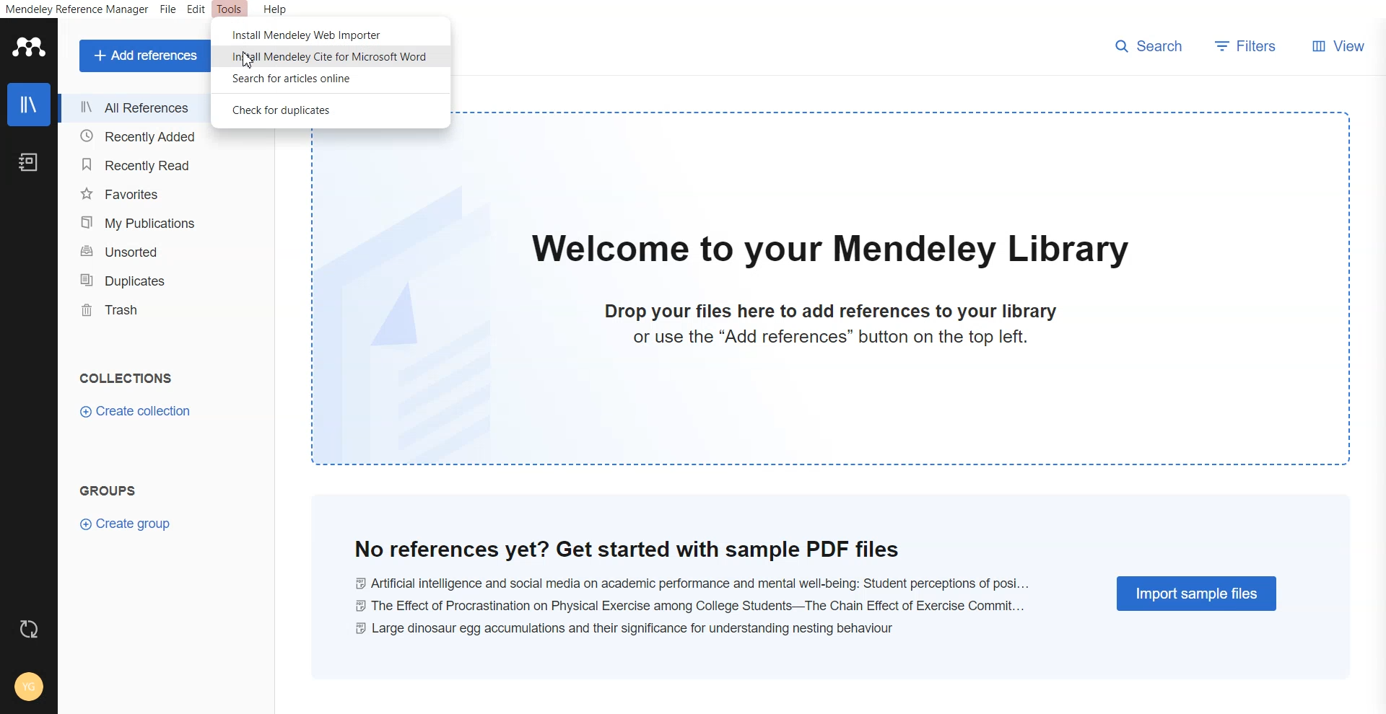 The width and height of the screenshot is (1386, 714). What do you see at coordinates (1335, 48) in the screenshot?
I see `View` at bounding box center [1335, 48].